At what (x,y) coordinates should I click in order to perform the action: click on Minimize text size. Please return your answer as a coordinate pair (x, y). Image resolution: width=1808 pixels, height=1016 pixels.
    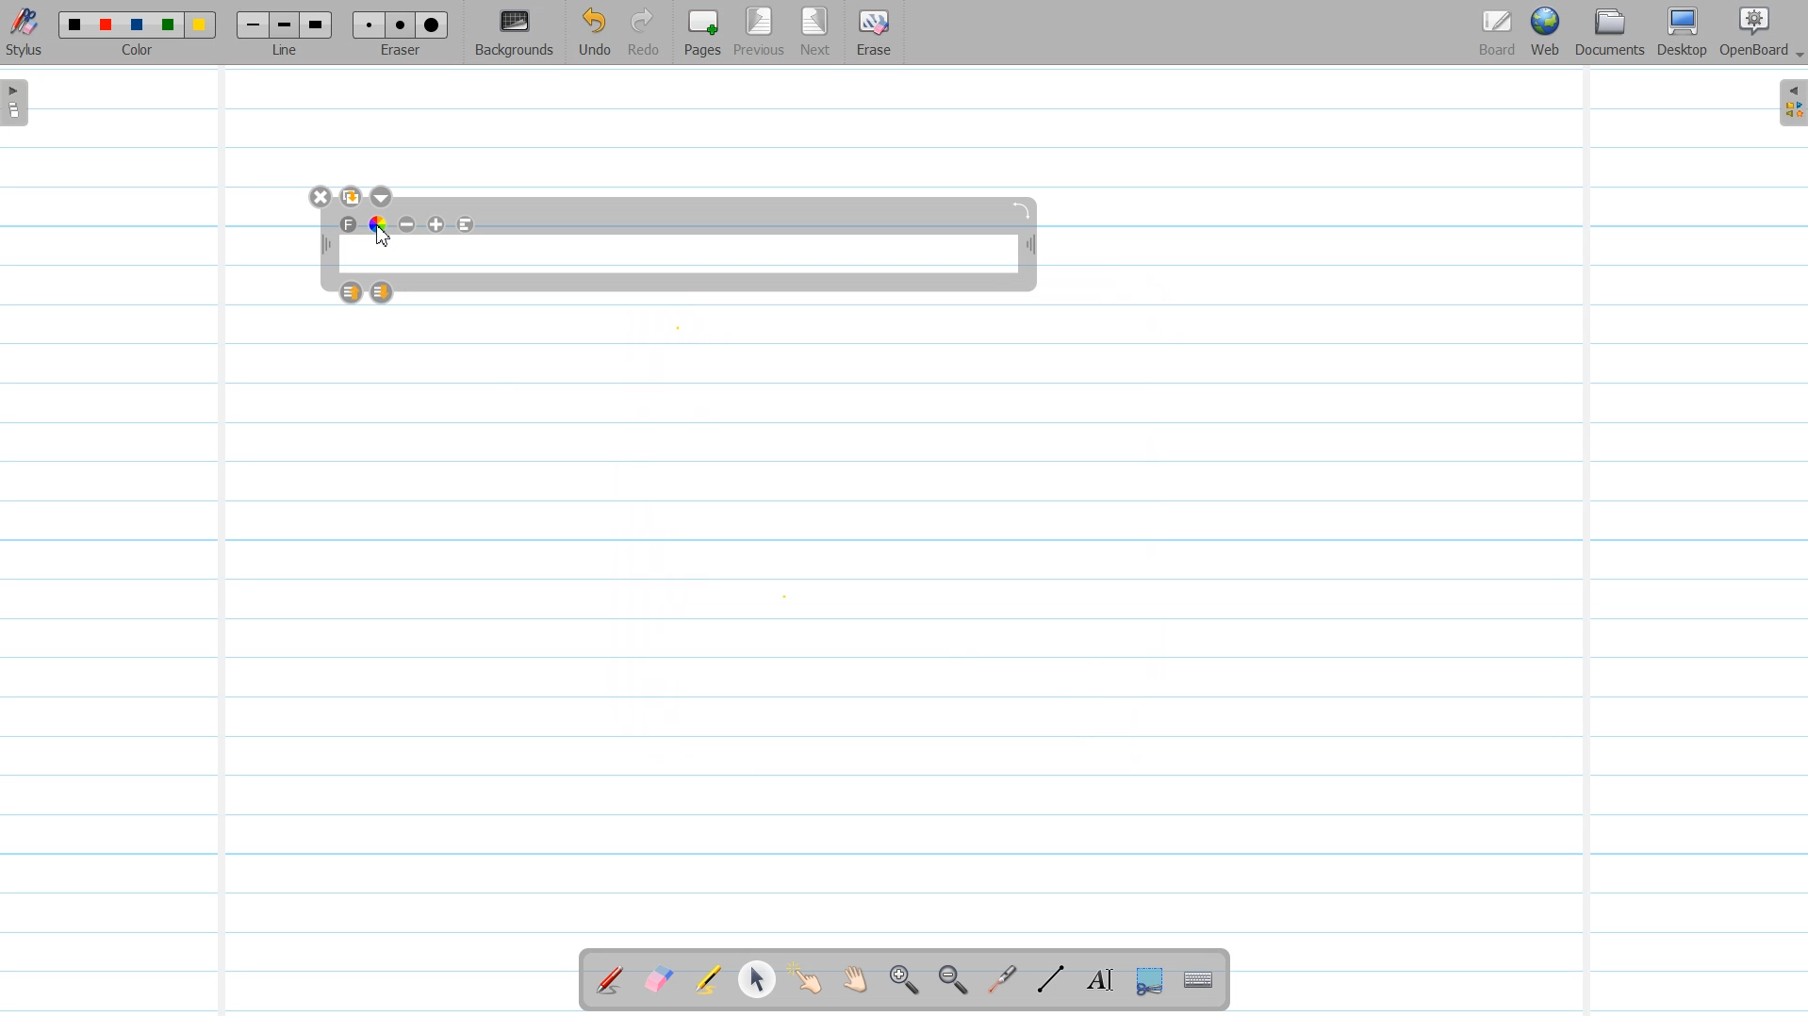
    Looking at the image, I should click on (408, 224).